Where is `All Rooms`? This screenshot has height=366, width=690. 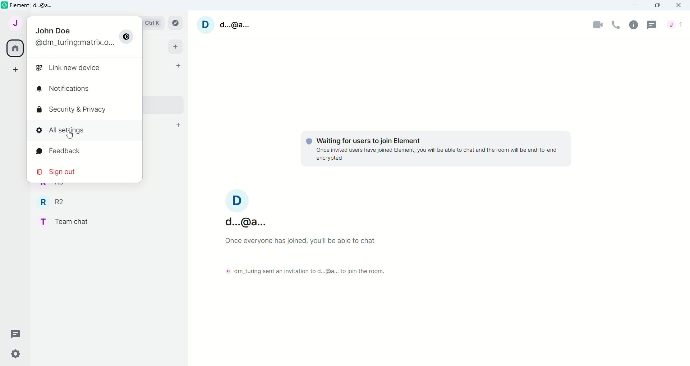 All Rooms is located at coordinates (14, 48).